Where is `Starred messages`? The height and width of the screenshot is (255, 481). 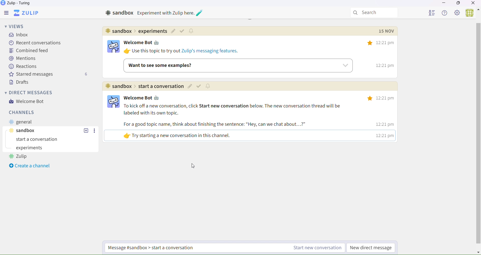 Starred messages is located at coordinates (48, 75).